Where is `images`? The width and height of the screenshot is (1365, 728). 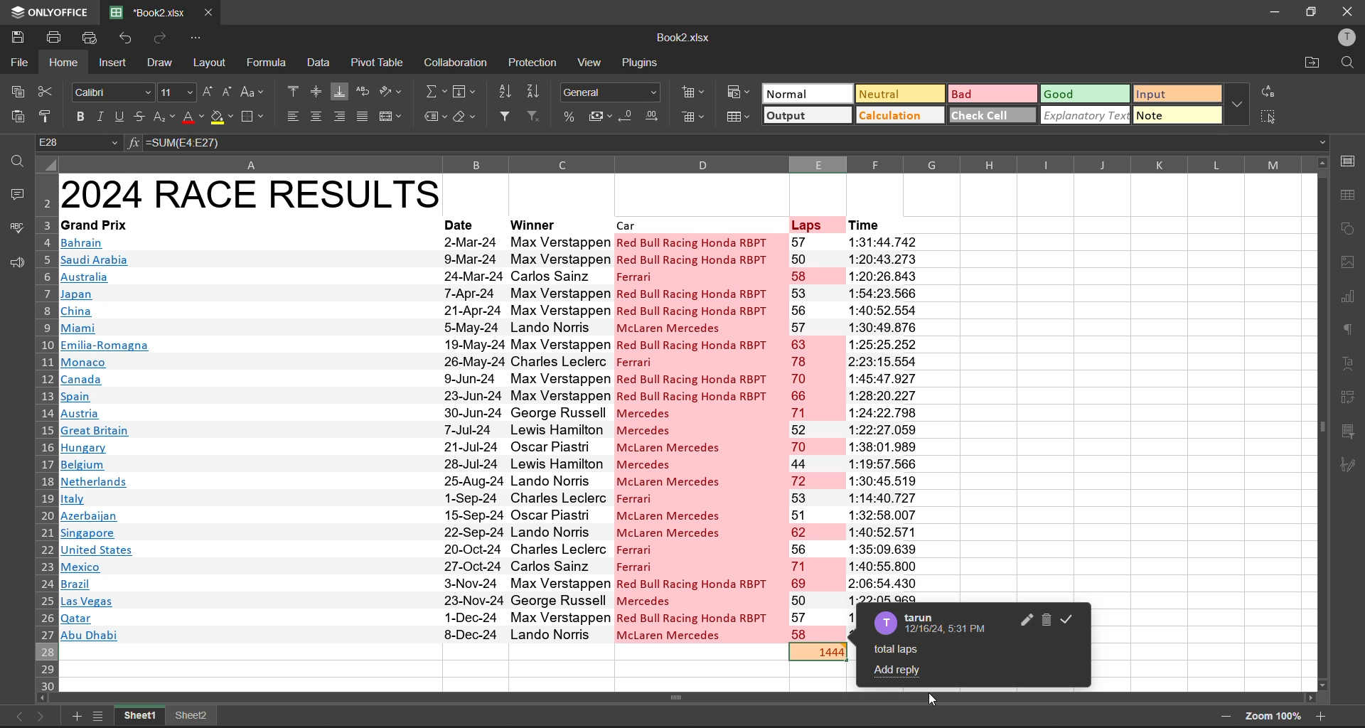
images is located at coordinates (1347, 262).